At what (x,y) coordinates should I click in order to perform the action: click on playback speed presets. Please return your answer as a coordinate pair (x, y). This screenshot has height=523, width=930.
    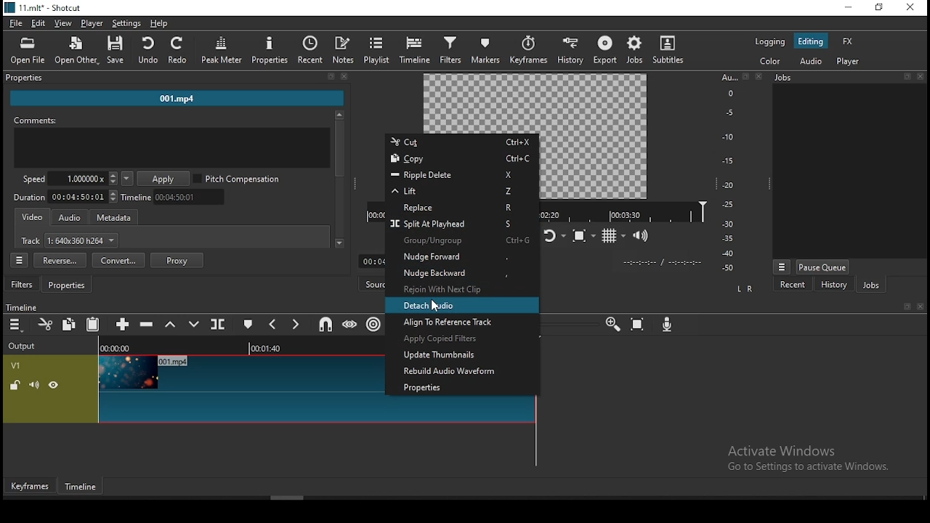
    Looking at the image, I should click on (126, 179).